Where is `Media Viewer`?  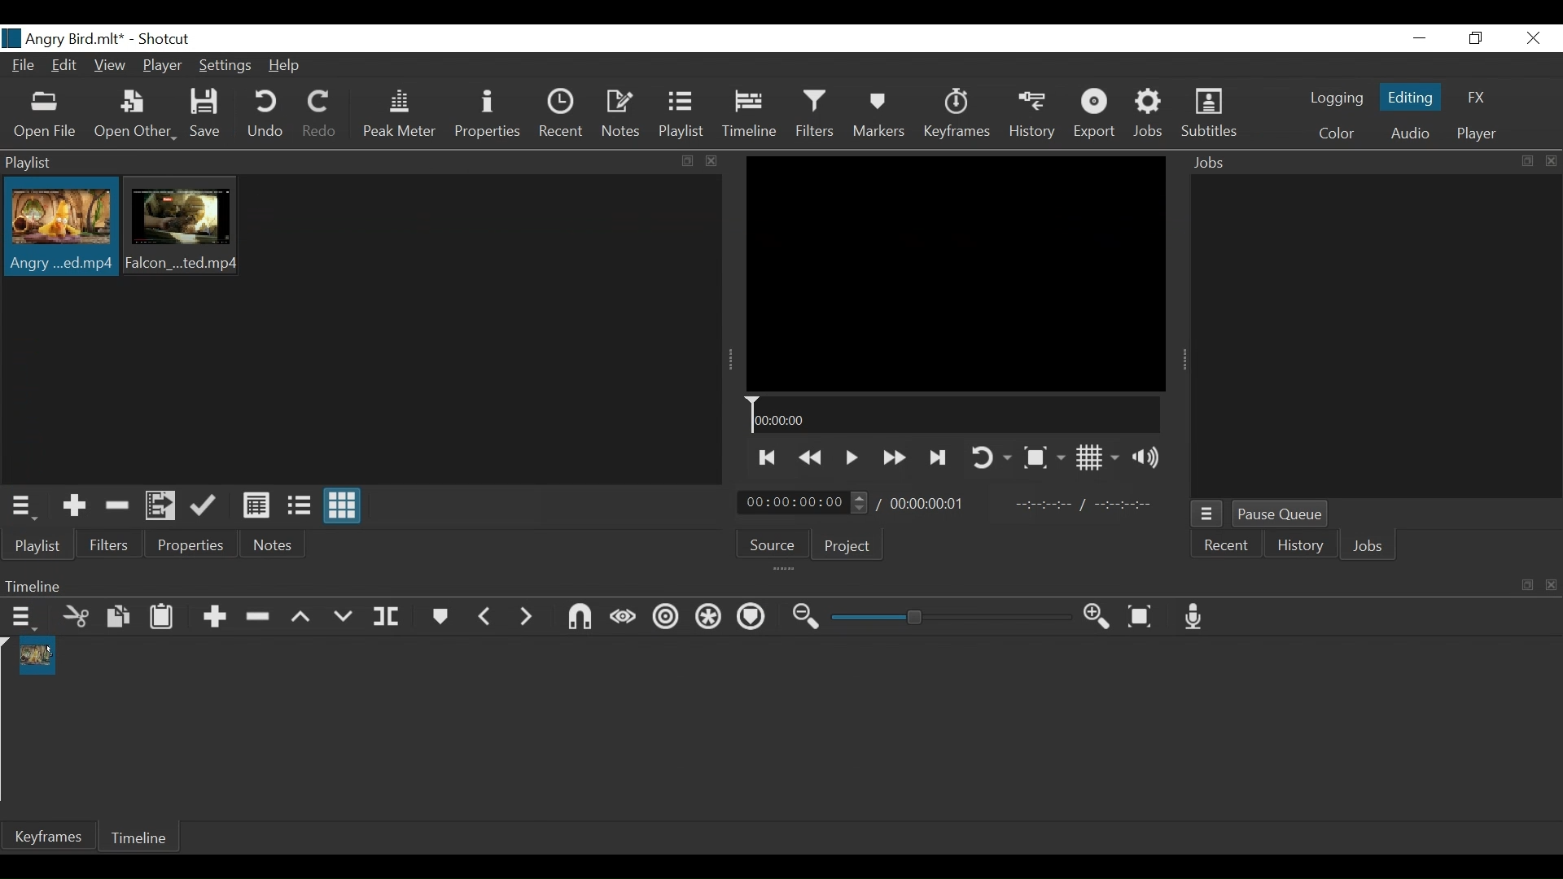
Media Viewer is located at coordinates (956, 273).